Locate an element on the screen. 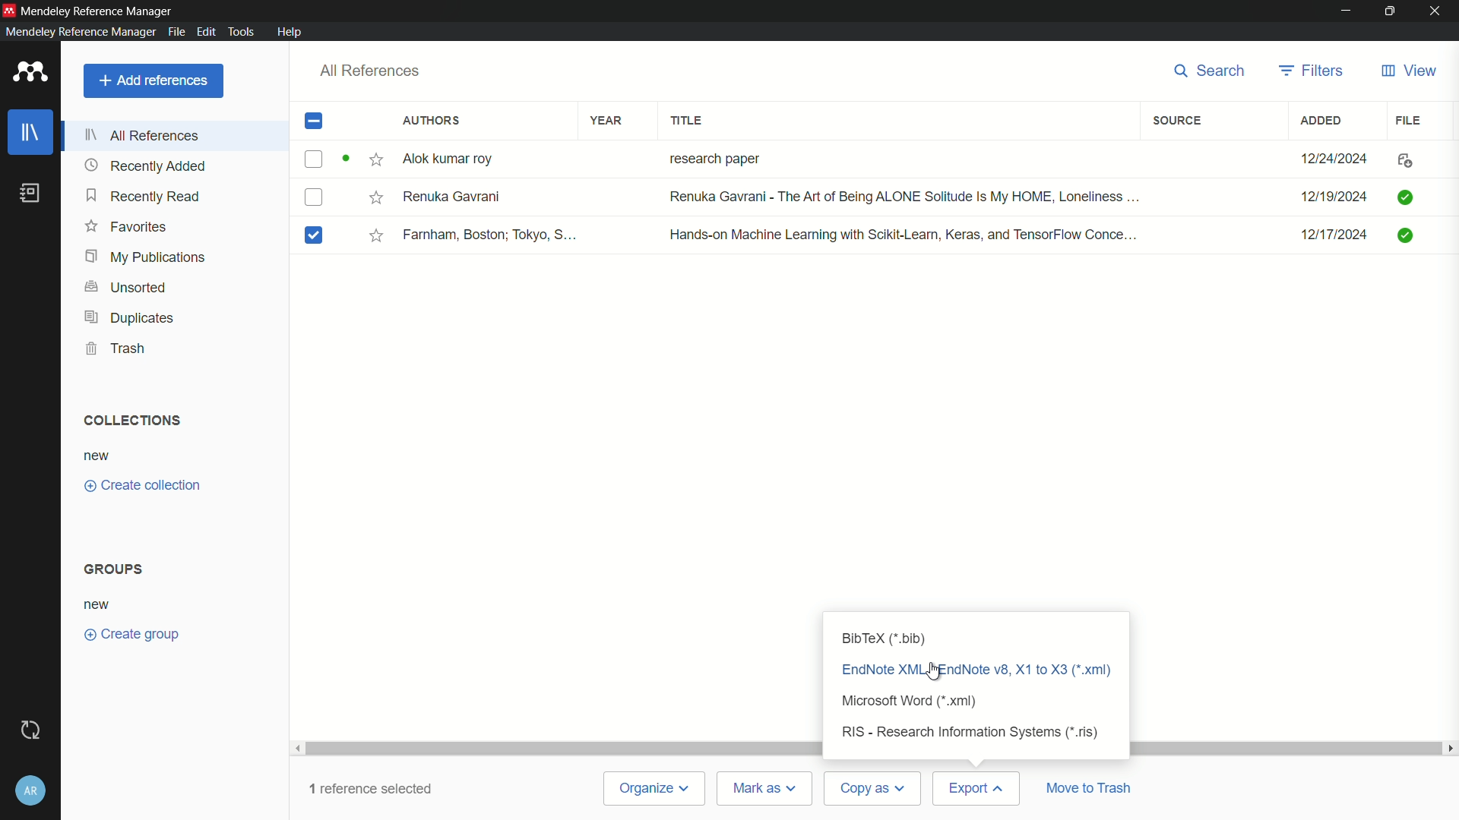 The height and width of the screenshot is (820, 1459). move to trash is located at coordinates (1089, 787).